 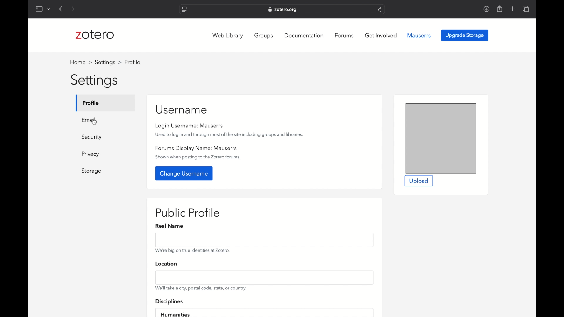 I want to click on zotero, so click(x=95, y=36).